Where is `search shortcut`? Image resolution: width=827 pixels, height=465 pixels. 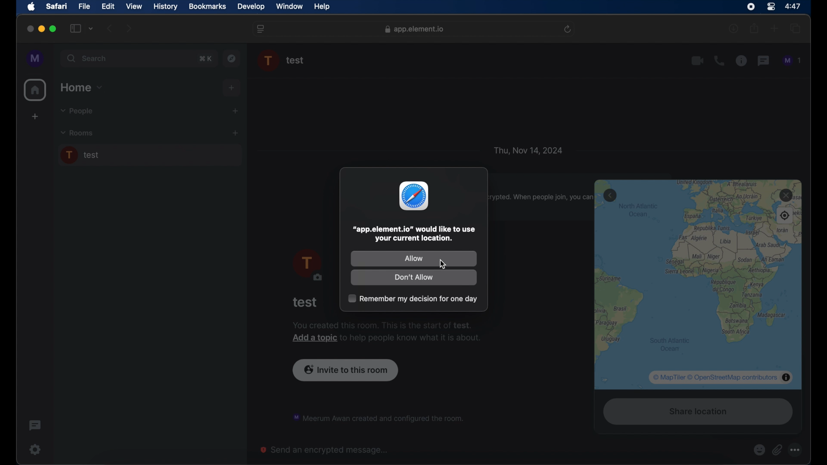
search shortcut is located at coordinates (205, 58).